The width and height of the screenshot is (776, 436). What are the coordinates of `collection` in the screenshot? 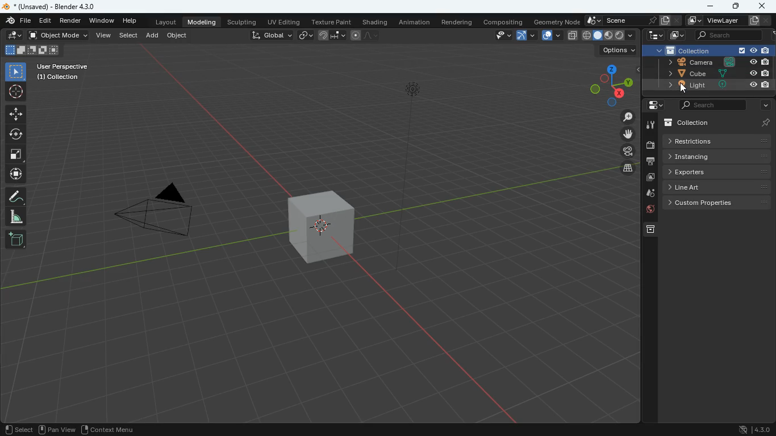 It's located at (719, 123).